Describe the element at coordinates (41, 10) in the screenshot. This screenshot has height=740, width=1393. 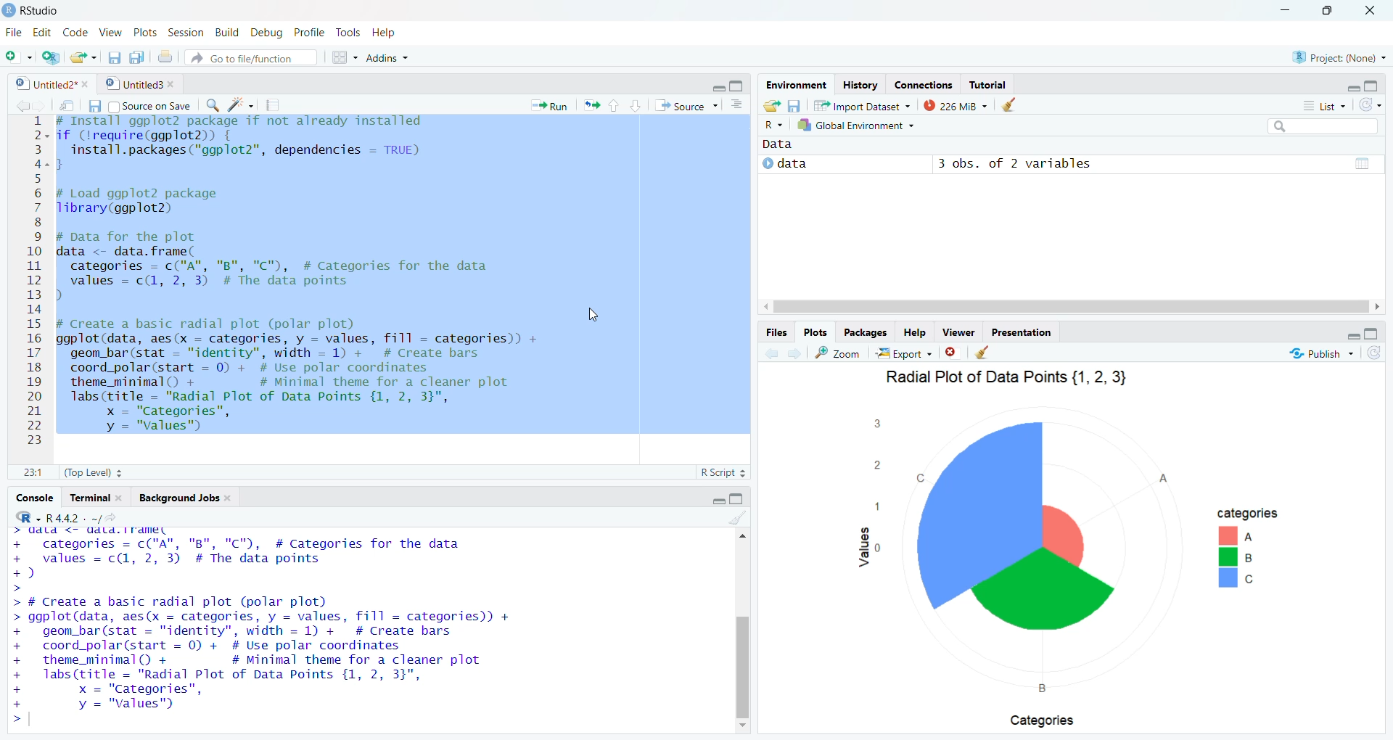
I see `RStudio` at that location.